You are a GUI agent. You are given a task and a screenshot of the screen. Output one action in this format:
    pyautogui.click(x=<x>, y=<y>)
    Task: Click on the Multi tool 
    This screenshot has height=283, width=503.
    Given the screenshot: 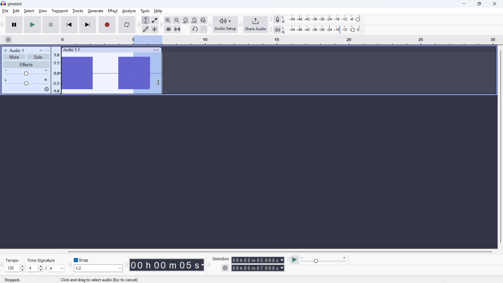 What is the action you would take?
    pyautogui.click(x=155, y=29)
    